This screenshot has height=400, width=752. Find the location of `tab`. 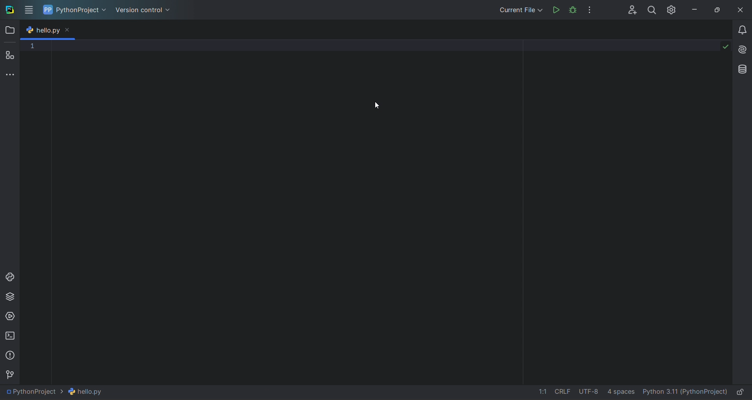

tab is located at coordinates (41, 31).